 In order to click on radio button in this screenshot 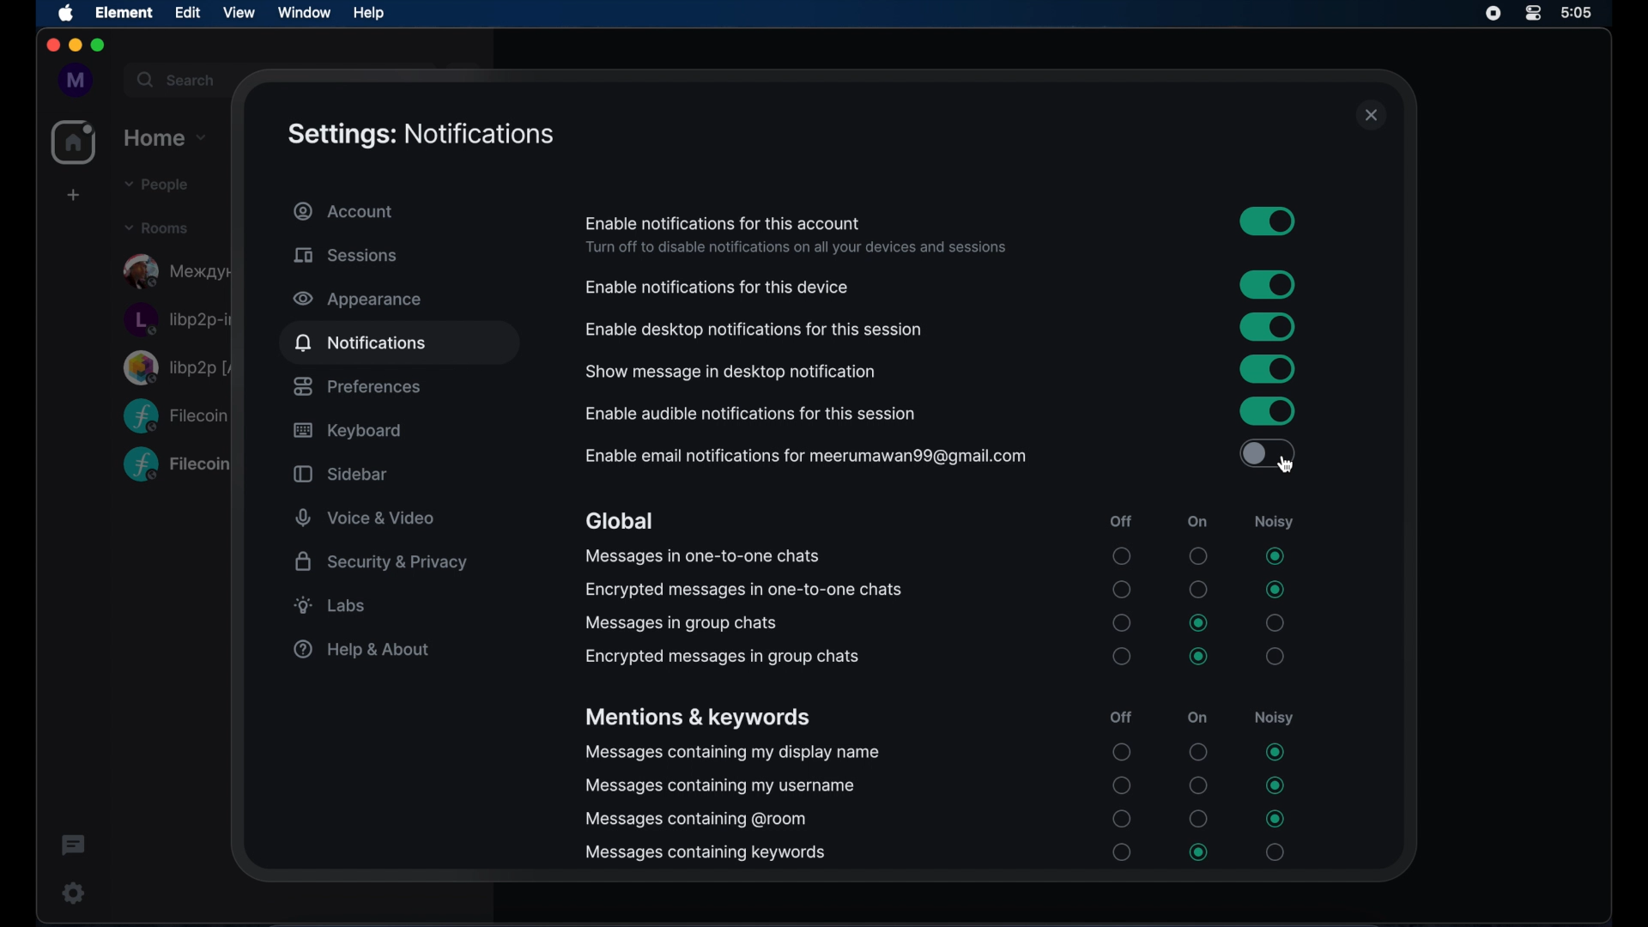, I will do `click(1199, 819)`.